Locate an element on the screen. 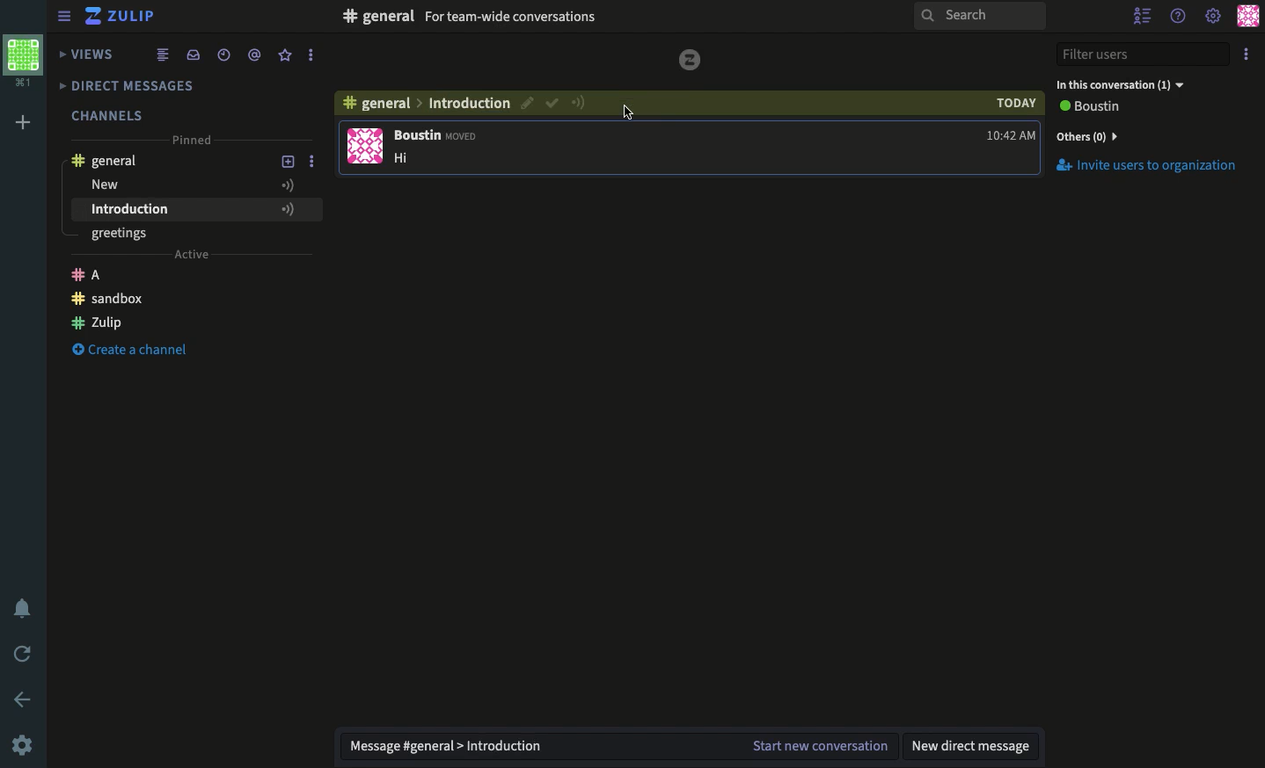 This screenshot has height=768, width=1265. Hide user list is located at coordinates (1142, 16).